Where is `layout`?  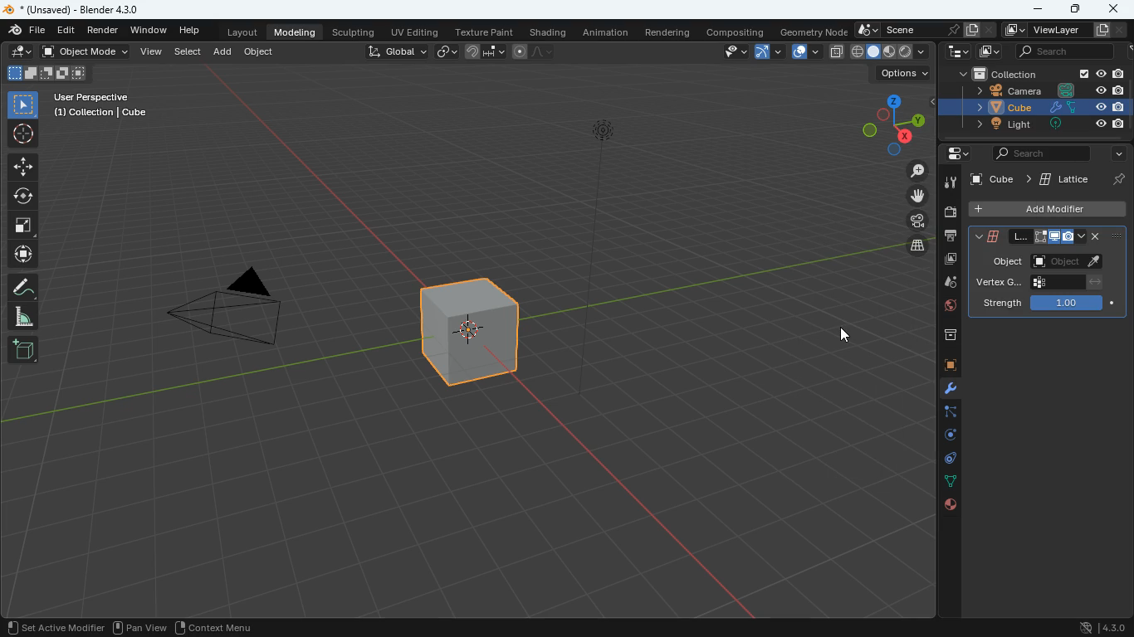
layout is located at coordinates (242, 31).